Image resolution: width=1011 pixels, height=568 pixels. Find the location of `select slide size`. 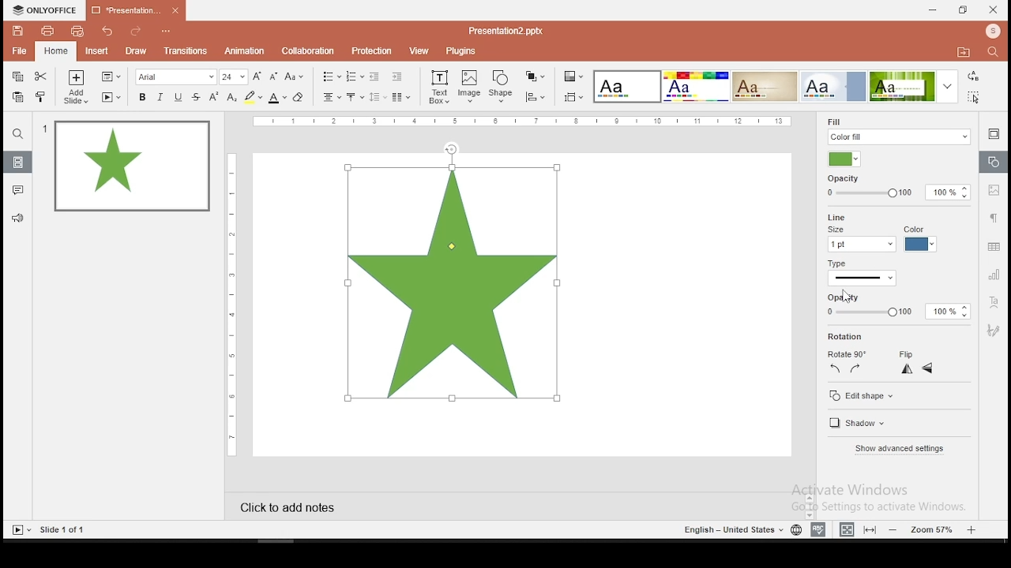

select slide size is located at coordinates (573, 97).